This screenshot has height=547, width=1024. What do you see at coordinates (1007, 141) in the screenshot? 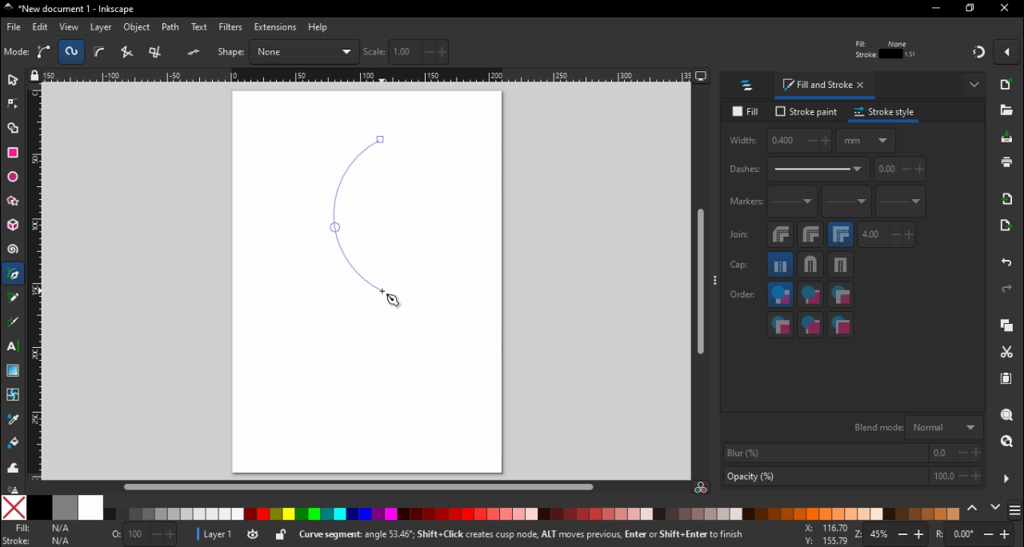
I see `save` at bounding box center [1007, 141].